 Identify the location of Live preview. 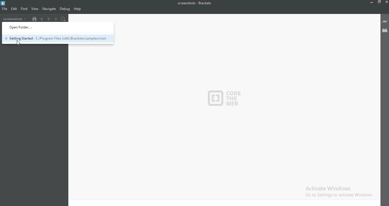
(384, 22).